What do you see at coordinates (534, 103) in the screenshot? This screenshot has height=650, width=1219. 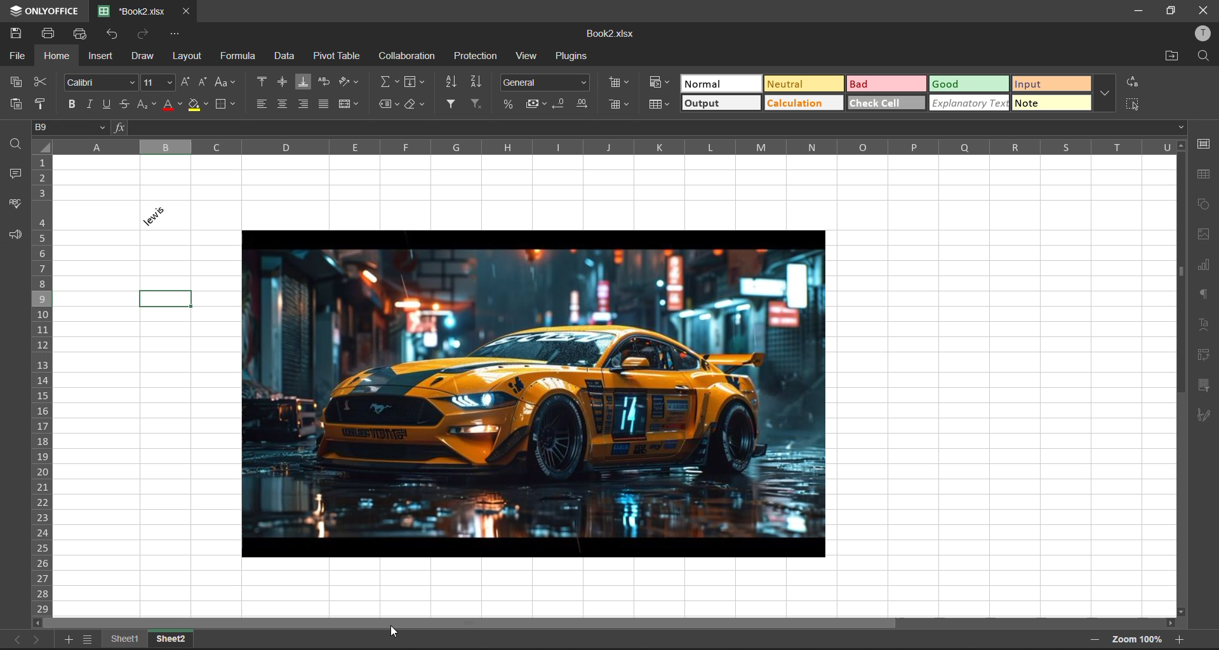 I see `accounting` at bounding box center [534, 103].